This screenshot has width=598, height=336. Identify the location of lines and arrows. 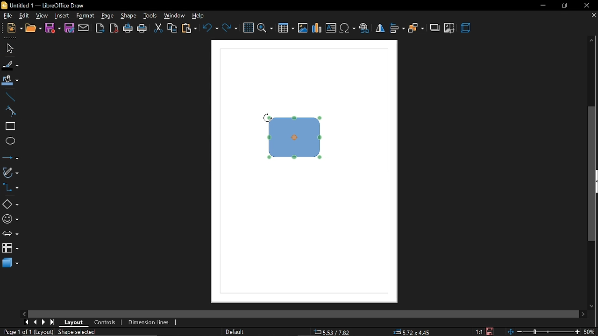
(10, 158).